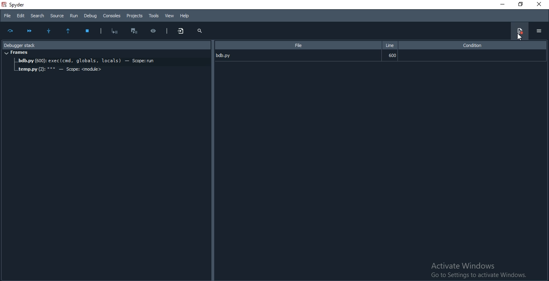 The image size is (549, 281). What do you see at coordinates (104, 44) in the screenshot?
I see `Debugger stack Frame ` at bounding box center [104, 44].